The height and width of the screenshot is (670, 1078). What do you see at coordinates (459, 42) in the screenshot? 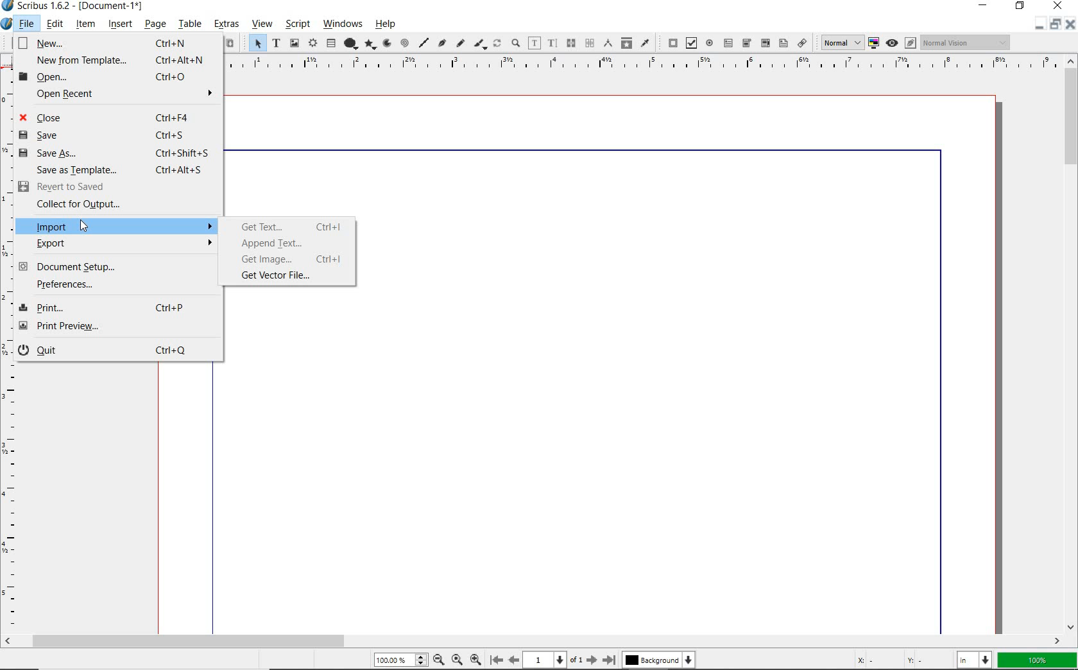
I see `freehand line` at bounding box center [459, 42].